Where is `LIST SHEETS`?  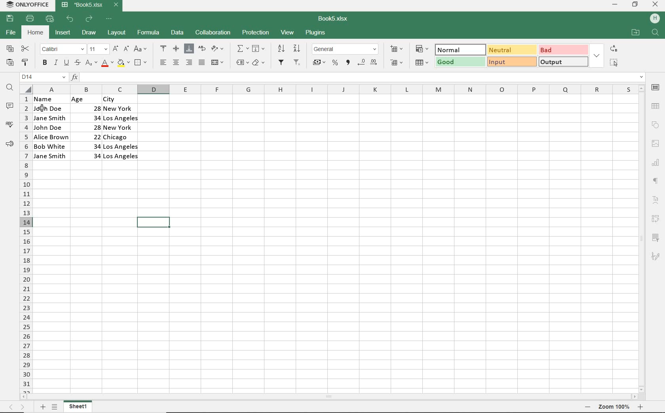
LIST SHEETS is located at coordinates (56, 407).